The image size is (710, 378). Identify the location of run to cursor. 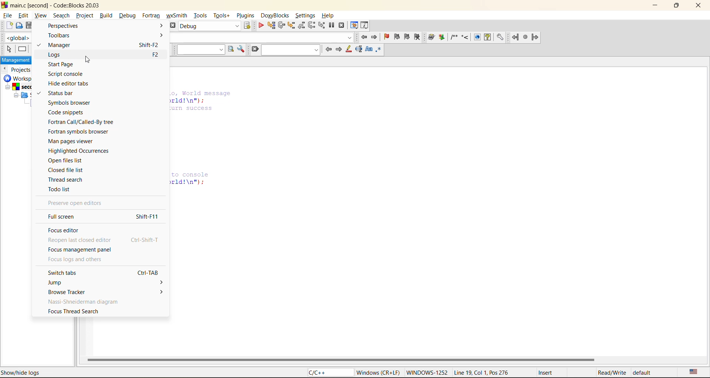
(271, 25).